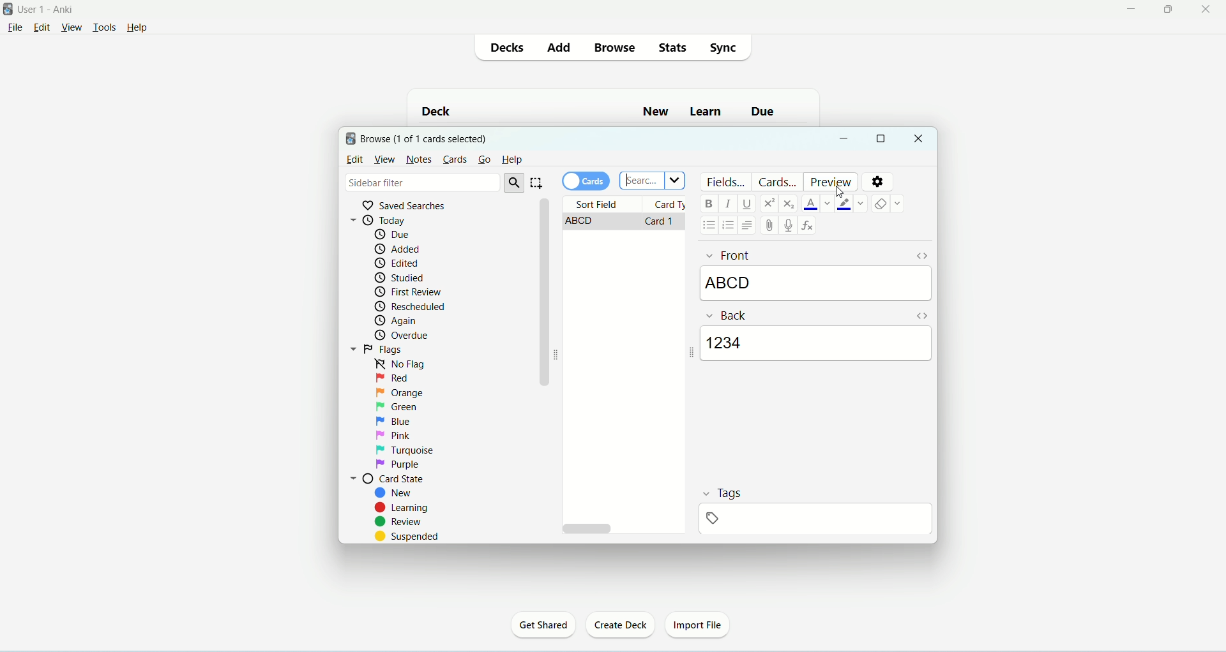 This screenshot has width=1226, height=652. Describe the element at coordinates (1168, 10) in the screenshot. I see `maximize` at that location.